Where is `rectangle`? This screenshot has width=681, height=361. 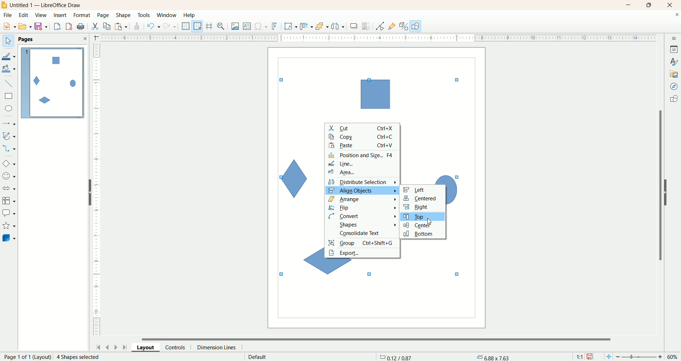
rectangle is located at coordinates (10, 96).